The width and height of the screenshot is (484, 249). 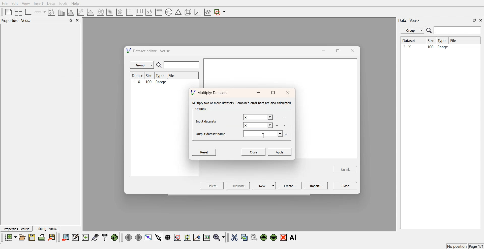 I want to click on Duplicate, so click(x=238, y=186).